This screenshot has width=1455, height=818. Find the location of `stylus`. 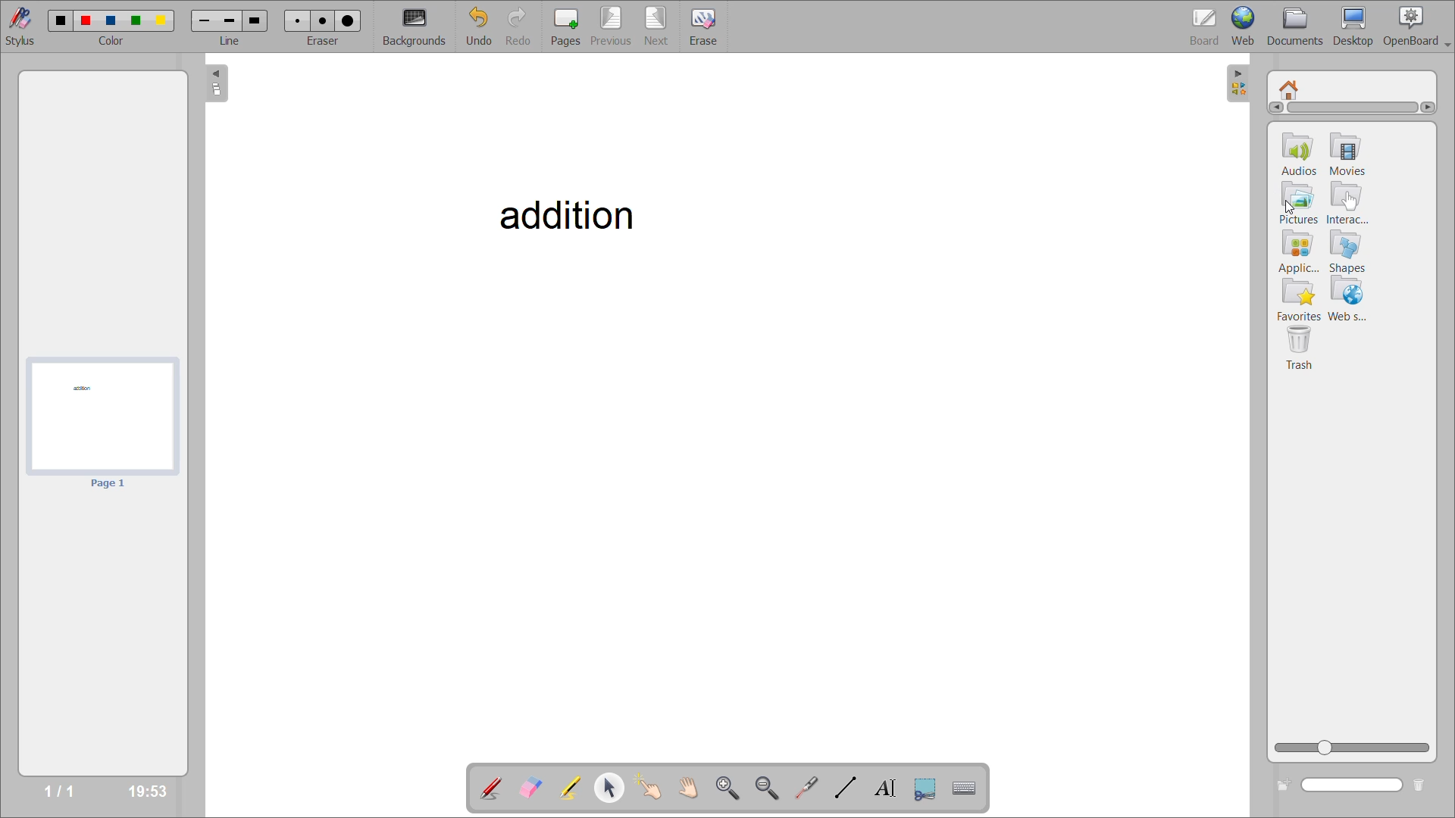

stylus is located at coordinates (18, 24).